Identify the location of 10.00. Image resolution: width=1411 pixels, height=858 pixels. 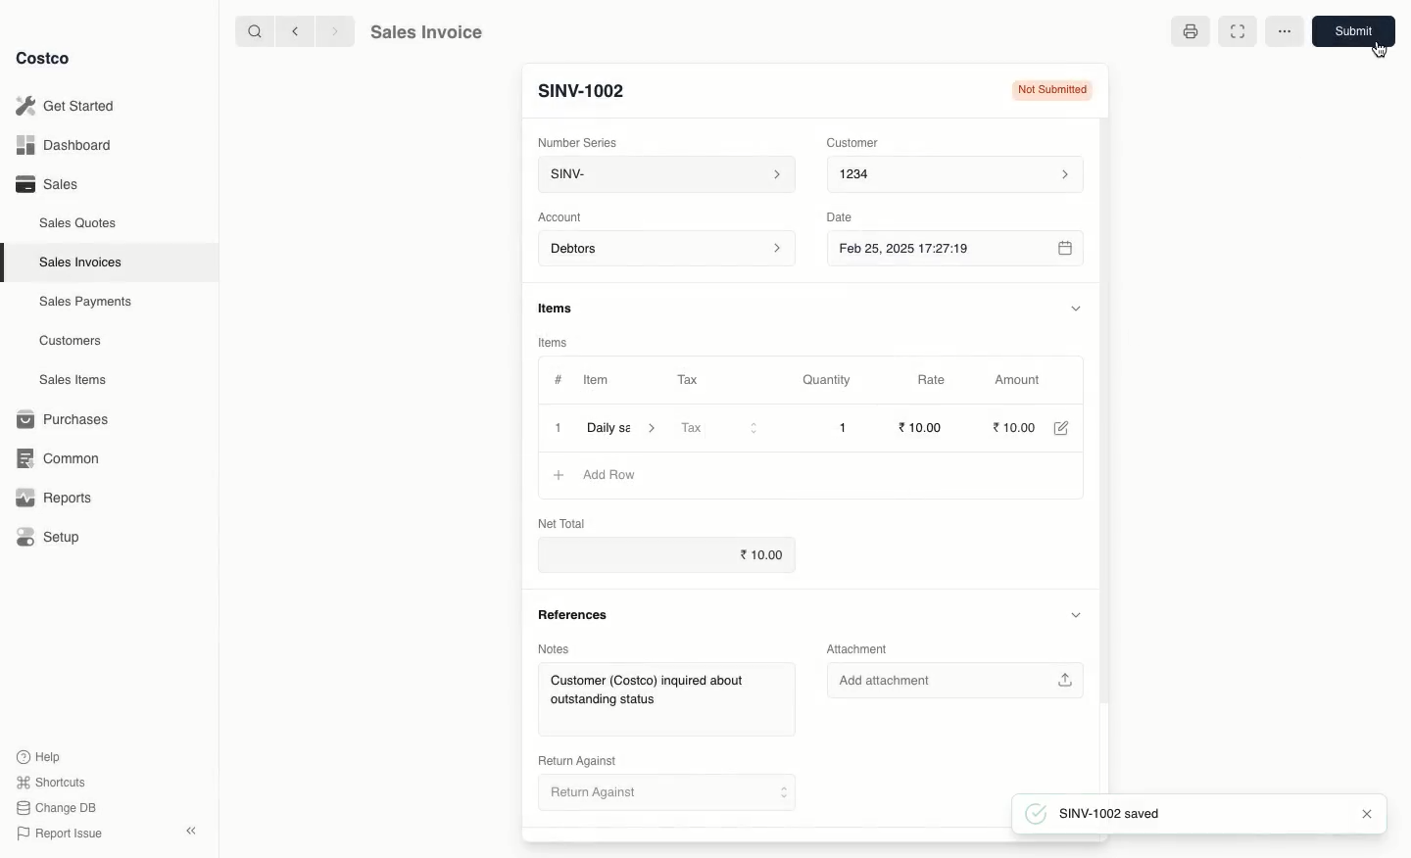
(755, 556).